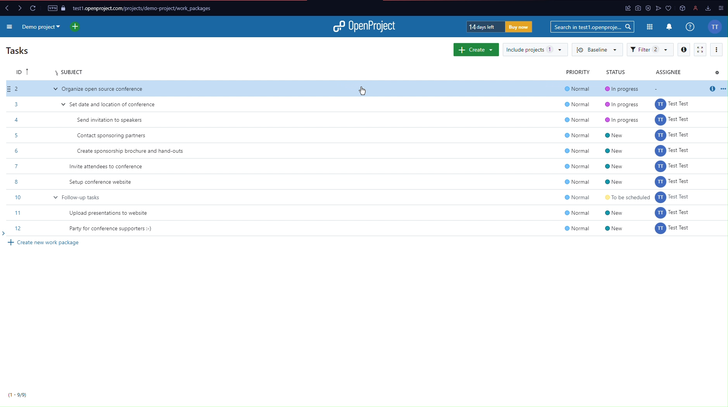 This screenshot has width=728, height=407. Describe the element at coordinates (76, 26) in the screenshot. I see `New project` at that location.